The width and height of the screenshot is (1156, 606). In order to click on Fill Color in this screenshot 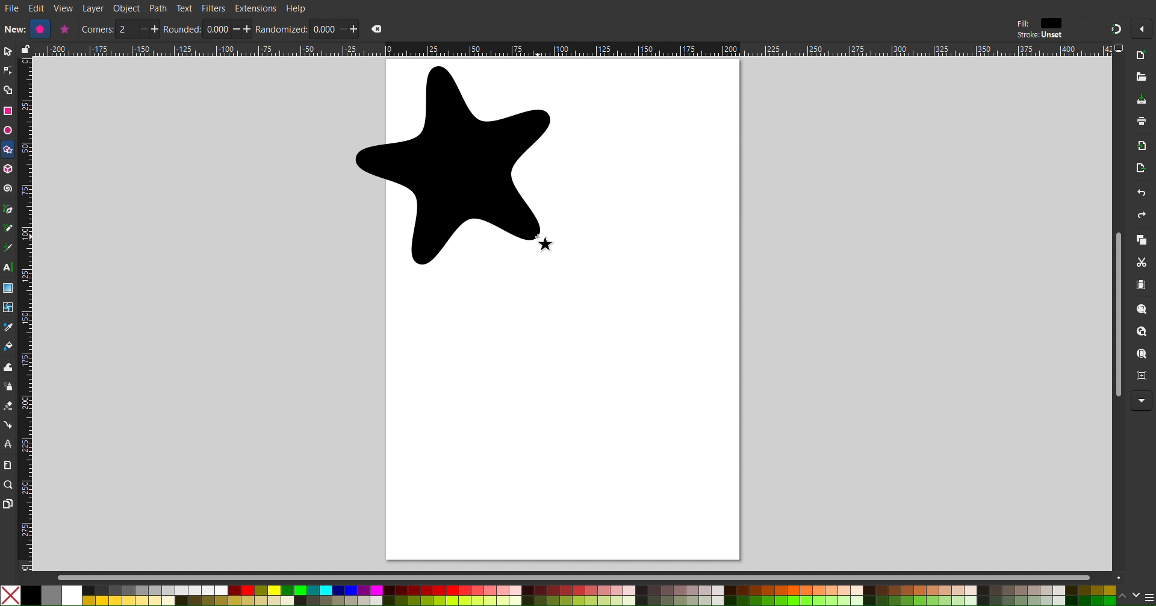, I will do `click(8, 348)`.